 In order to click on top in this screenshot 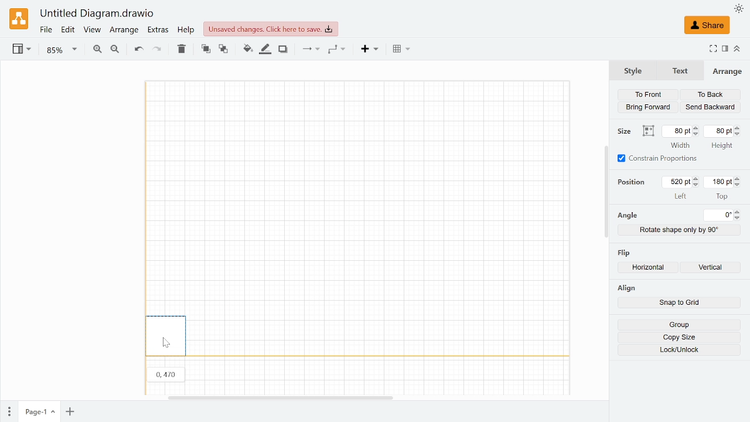, I will do `click(722, 196)`.